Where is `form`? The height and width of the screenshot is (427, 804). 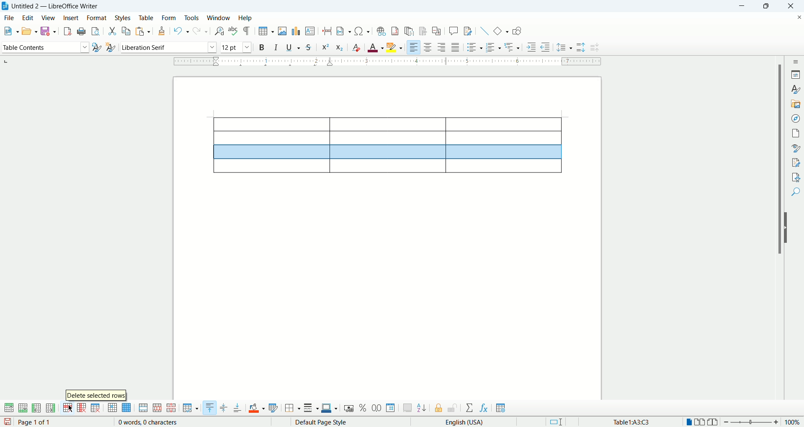
form is located at coordinates (170, 18).